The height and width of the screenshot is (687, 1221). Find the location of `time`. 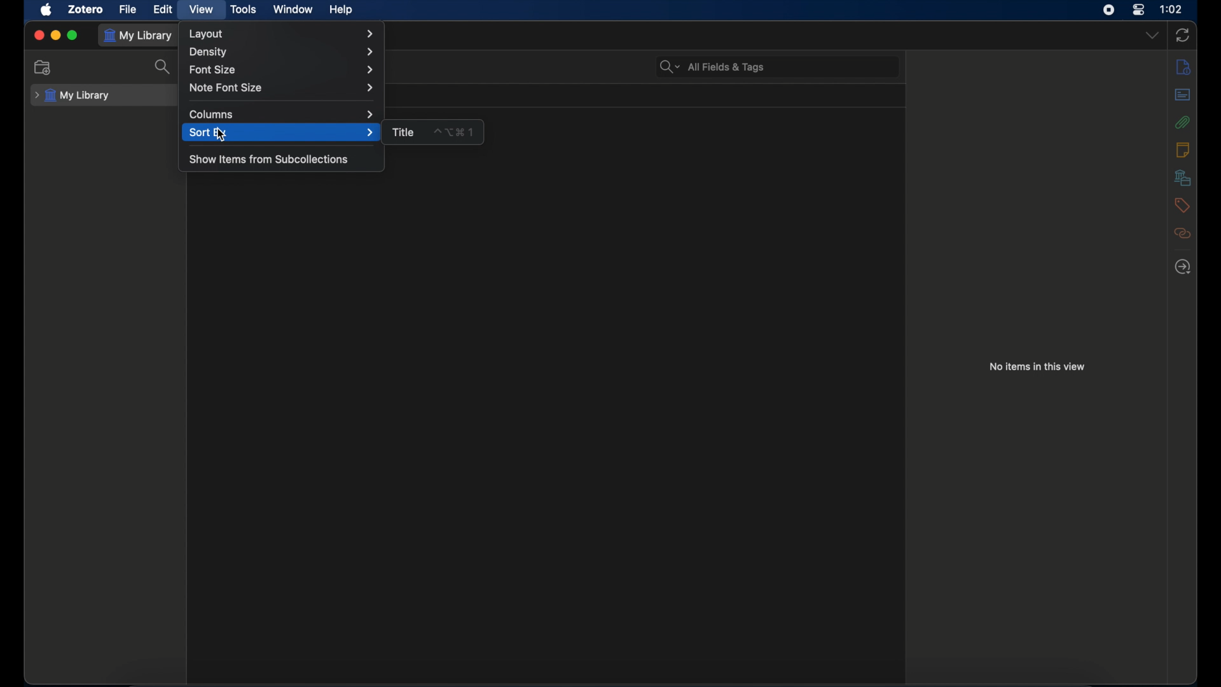

time is located at coordinates (1171, 8).